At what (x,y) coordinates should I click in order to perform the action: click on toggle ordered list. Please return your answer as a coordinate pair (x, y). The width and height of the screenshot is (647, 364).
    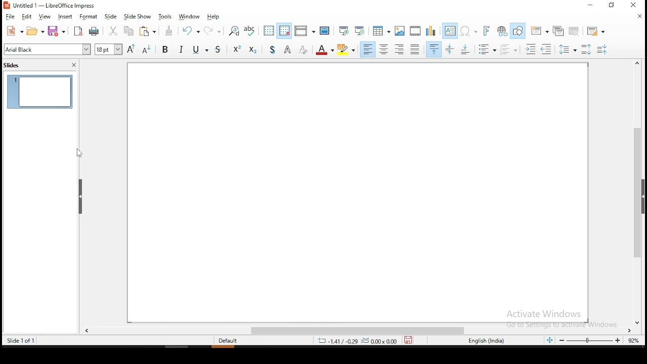
    Looking at the image, I should click on (602, 49).